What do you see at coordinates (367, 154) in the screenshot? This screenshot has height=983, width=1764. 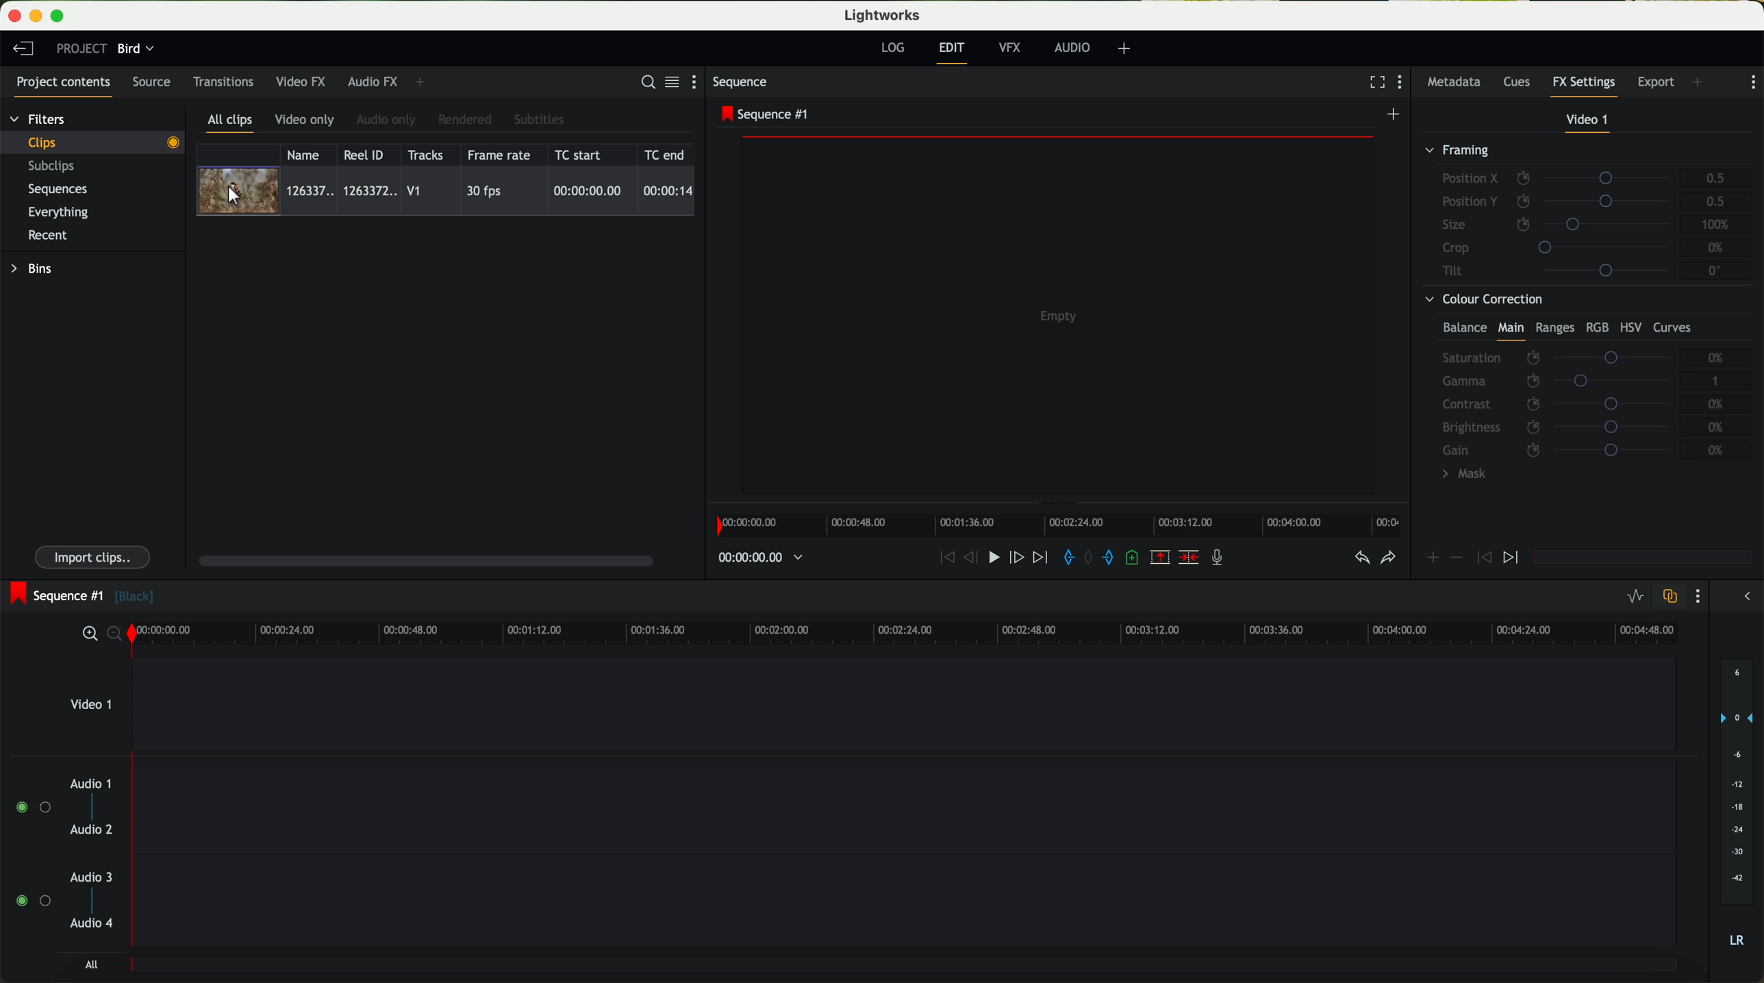 I see `Reel ID` at bounding box center [367, 154].